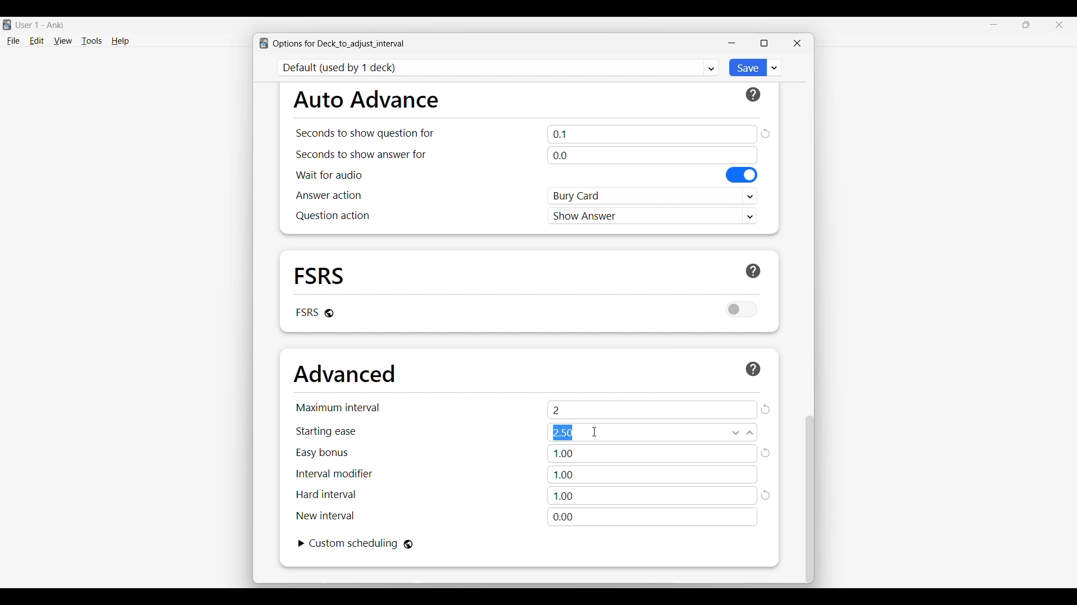  What do you see at coordinates (653, 454) in the screenshot?
I see `1.00` at bounding box center [653, 454].